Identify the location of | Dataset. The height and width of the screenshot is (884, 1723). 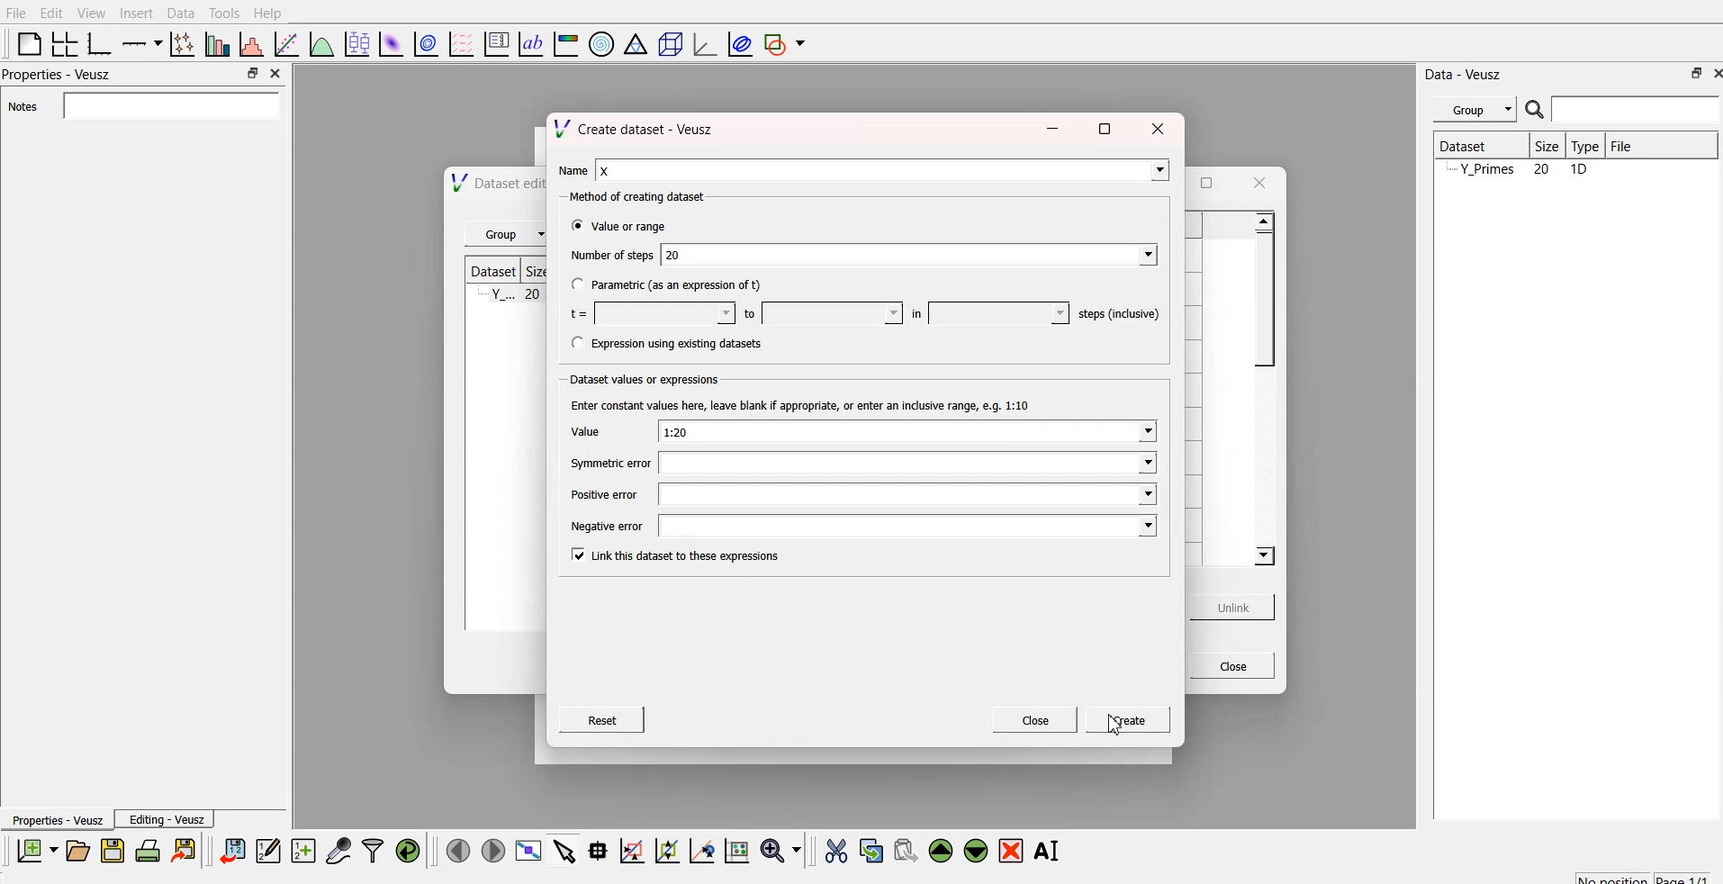
(1463, 144).